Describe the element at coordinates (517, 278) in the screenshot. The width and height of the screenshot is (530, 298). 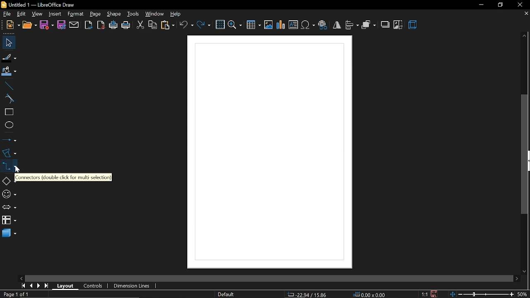
I see `move right` at that location.